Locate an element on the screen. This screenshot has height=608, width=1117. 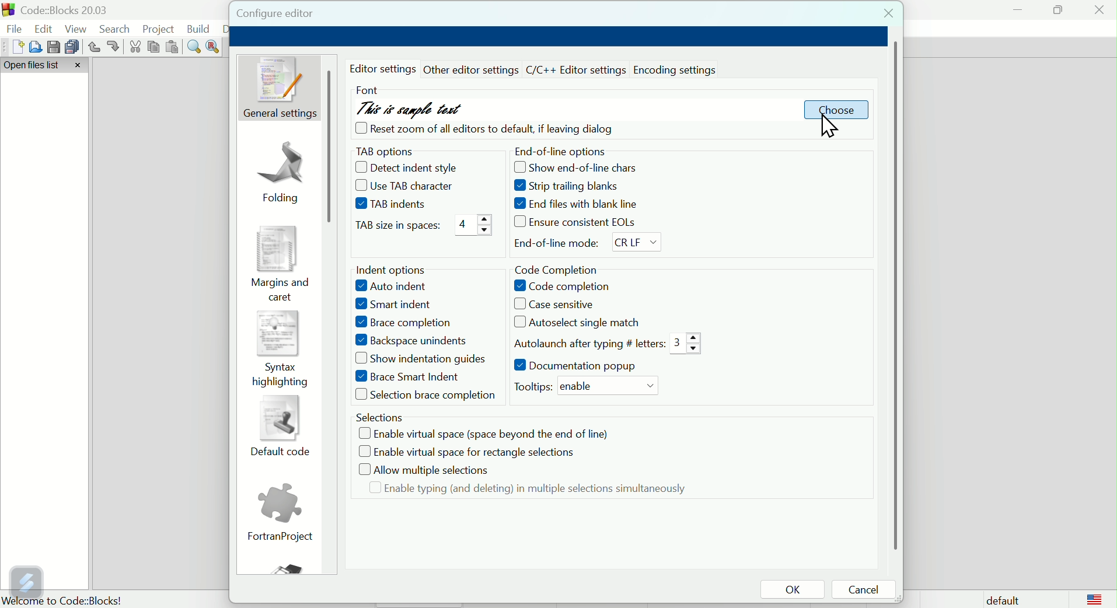
Enable virtual space for rectangle selections is located at coordinates (463, 451).